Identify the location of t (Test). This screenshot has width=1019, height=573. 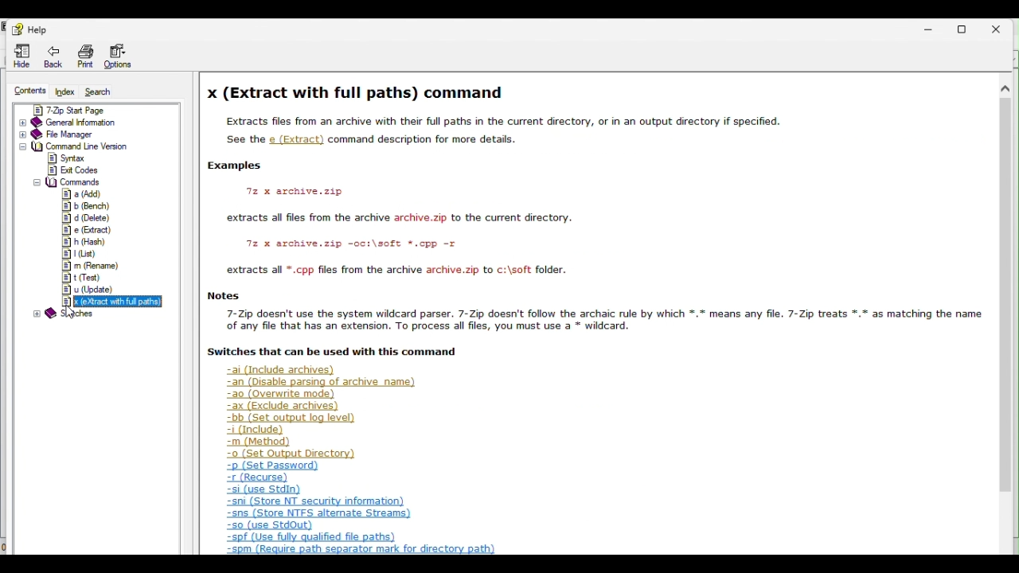
(90, 278).